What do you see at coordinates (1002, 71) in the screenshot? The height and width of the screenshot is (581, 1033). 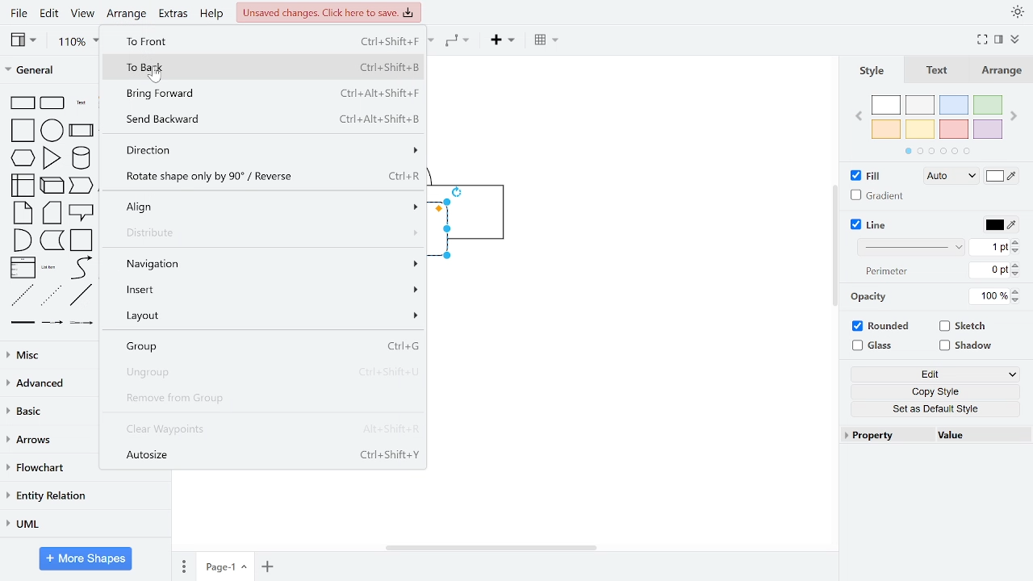 I see `arrange` at bounding box center [1002, 71].